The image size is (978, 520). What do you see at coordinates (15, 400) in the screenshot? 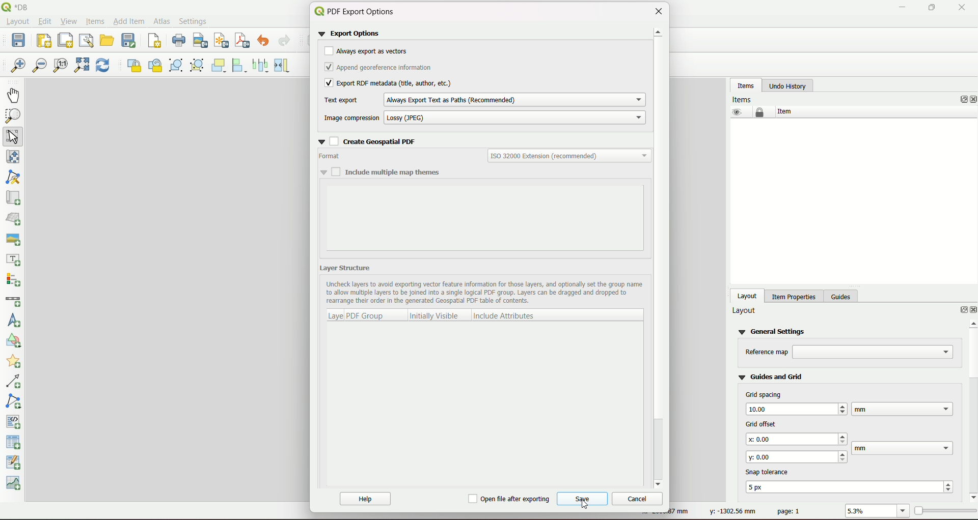
I see `add note item` at bounding box center [15, 400].